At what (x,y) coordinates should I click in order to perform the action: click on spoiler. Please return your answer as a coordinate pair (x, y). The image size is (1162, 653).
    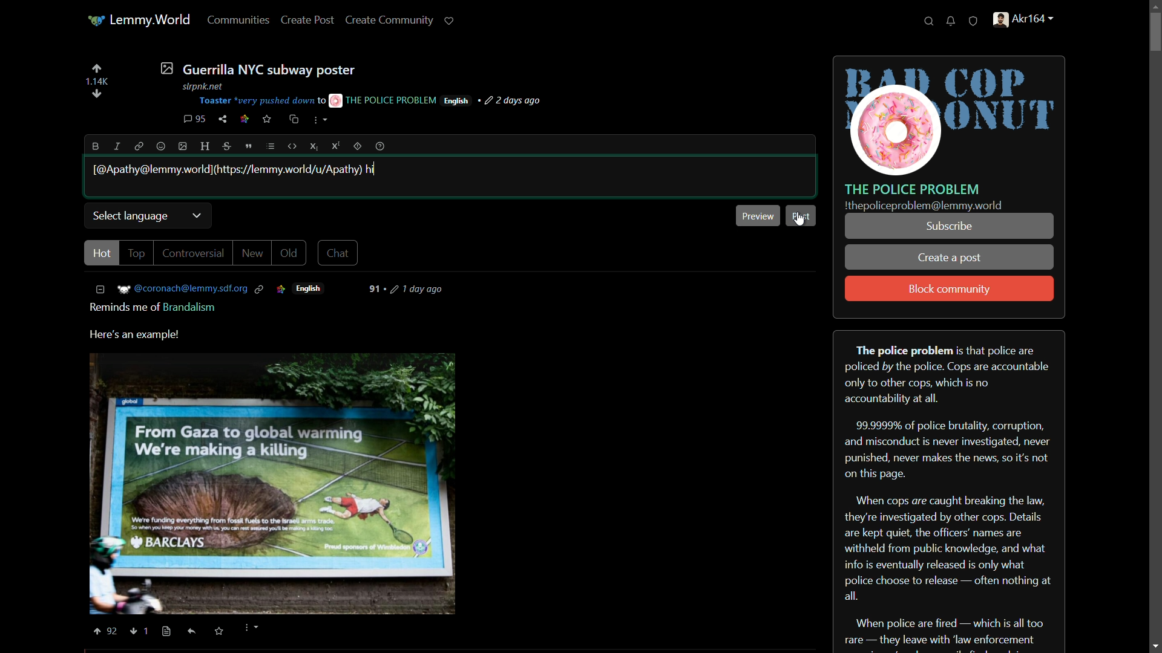
    Looking at the image, I should click on (357, 146).